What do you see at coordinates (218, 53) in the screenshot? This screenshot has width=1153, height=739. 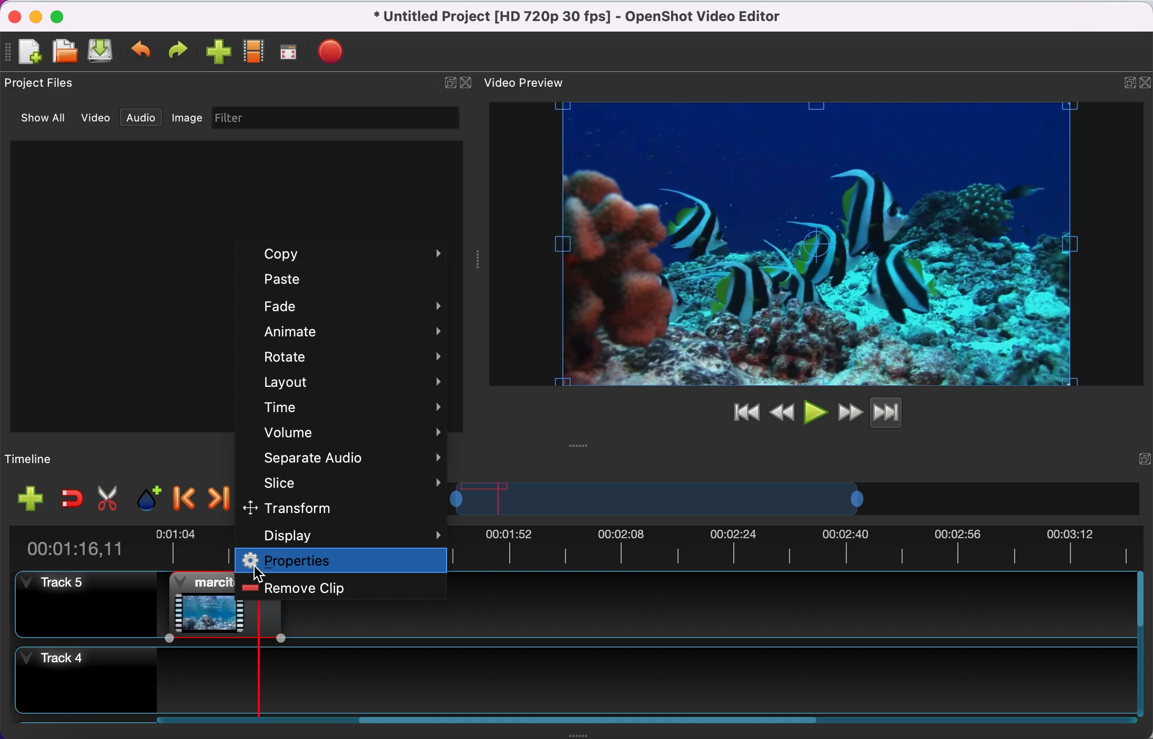 I see `import file` at bounding box center [218, 53].